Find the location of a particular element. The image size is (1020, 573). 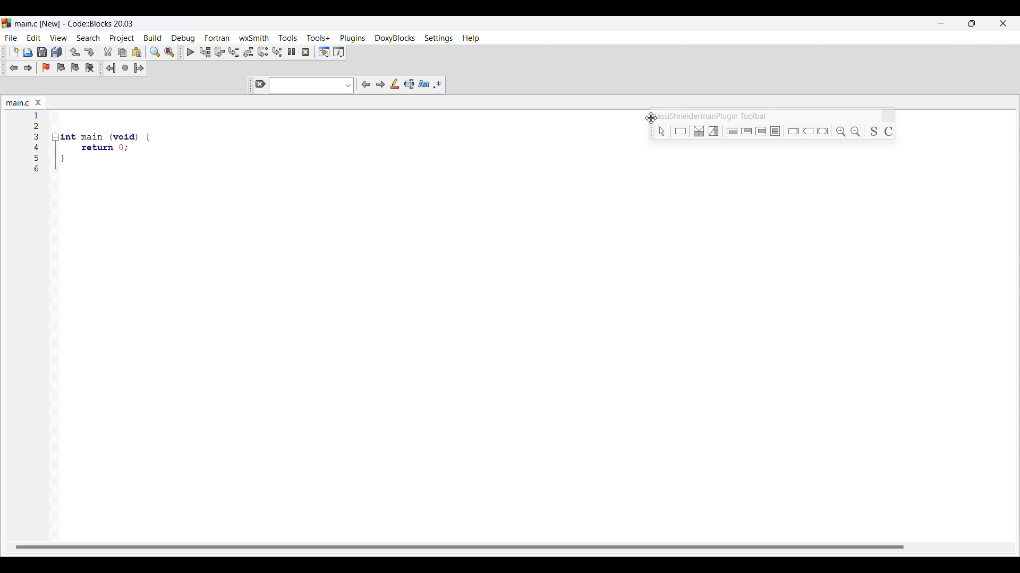

Next is located at coordinates (380, 84).